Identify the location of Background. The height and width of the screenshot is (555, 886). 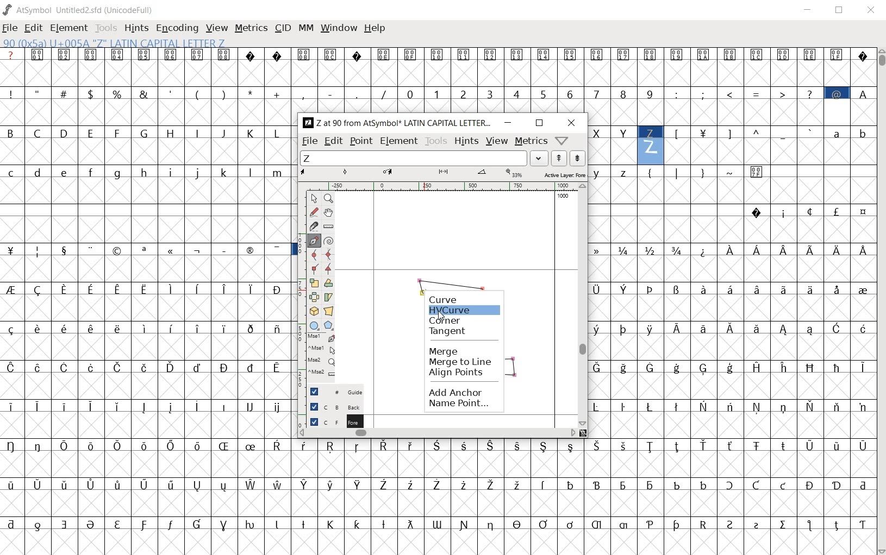
(331, 406).